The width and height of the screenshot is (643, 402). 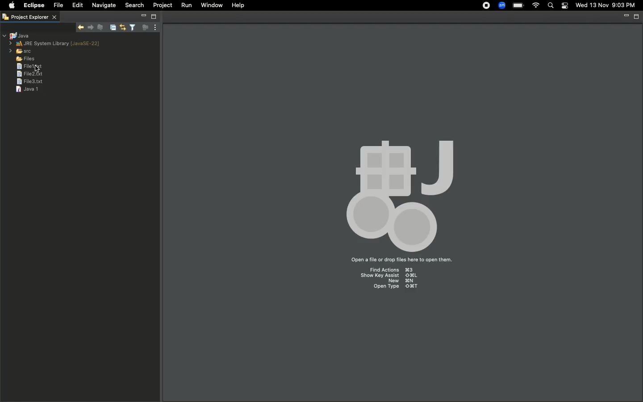 I want to click on Search, so click(x=551, y=6).